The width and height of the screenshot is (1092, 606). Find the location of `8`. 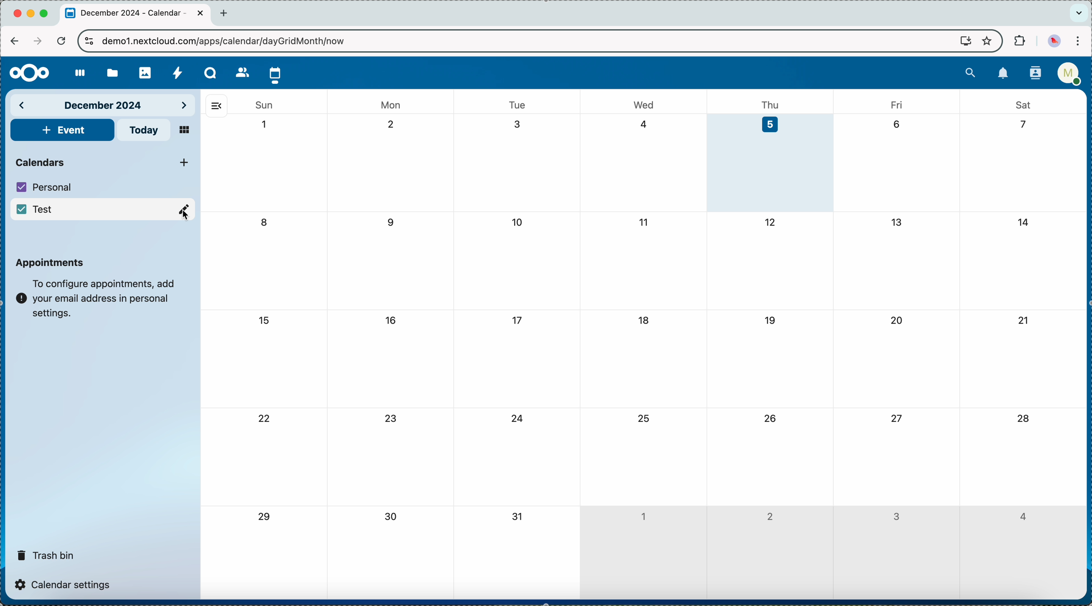

8 is located at coordinates (264, 223).